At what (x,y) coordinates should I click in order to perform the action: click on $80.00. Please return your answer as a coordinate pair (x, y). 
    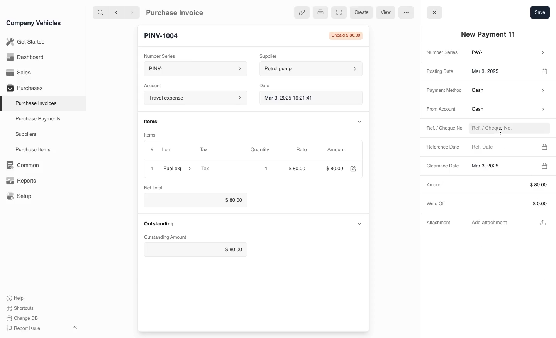
    Looking at the image, I should click on (299, 169).